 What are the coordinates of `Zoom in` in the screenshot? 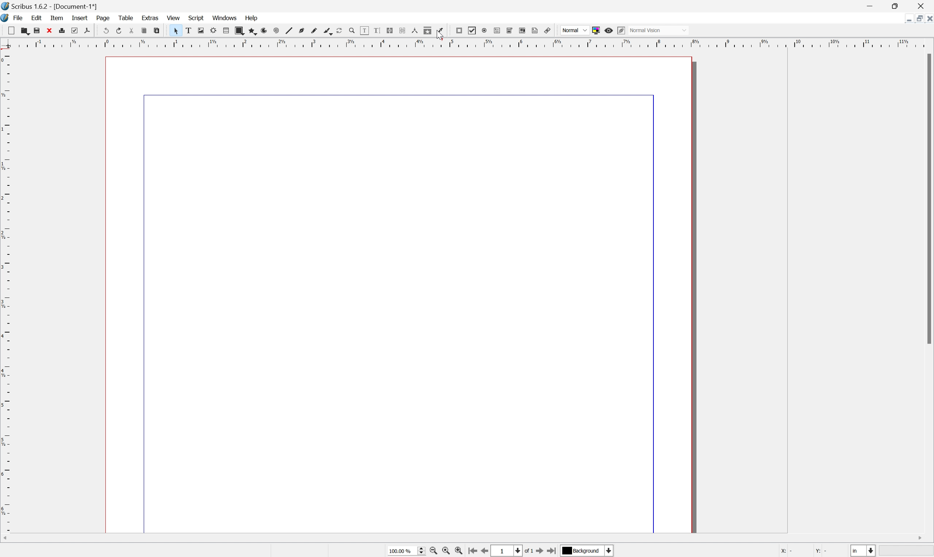 It's located at (459, 551).